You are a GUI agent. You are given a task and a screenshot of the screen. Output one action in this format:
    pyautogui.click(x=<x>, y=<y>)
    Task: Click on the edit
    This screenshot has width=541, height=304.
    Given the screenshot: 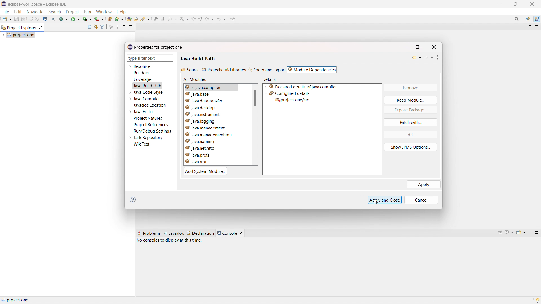 What is the action you would take?
    pyautogui.click(x=410, y=135)
    